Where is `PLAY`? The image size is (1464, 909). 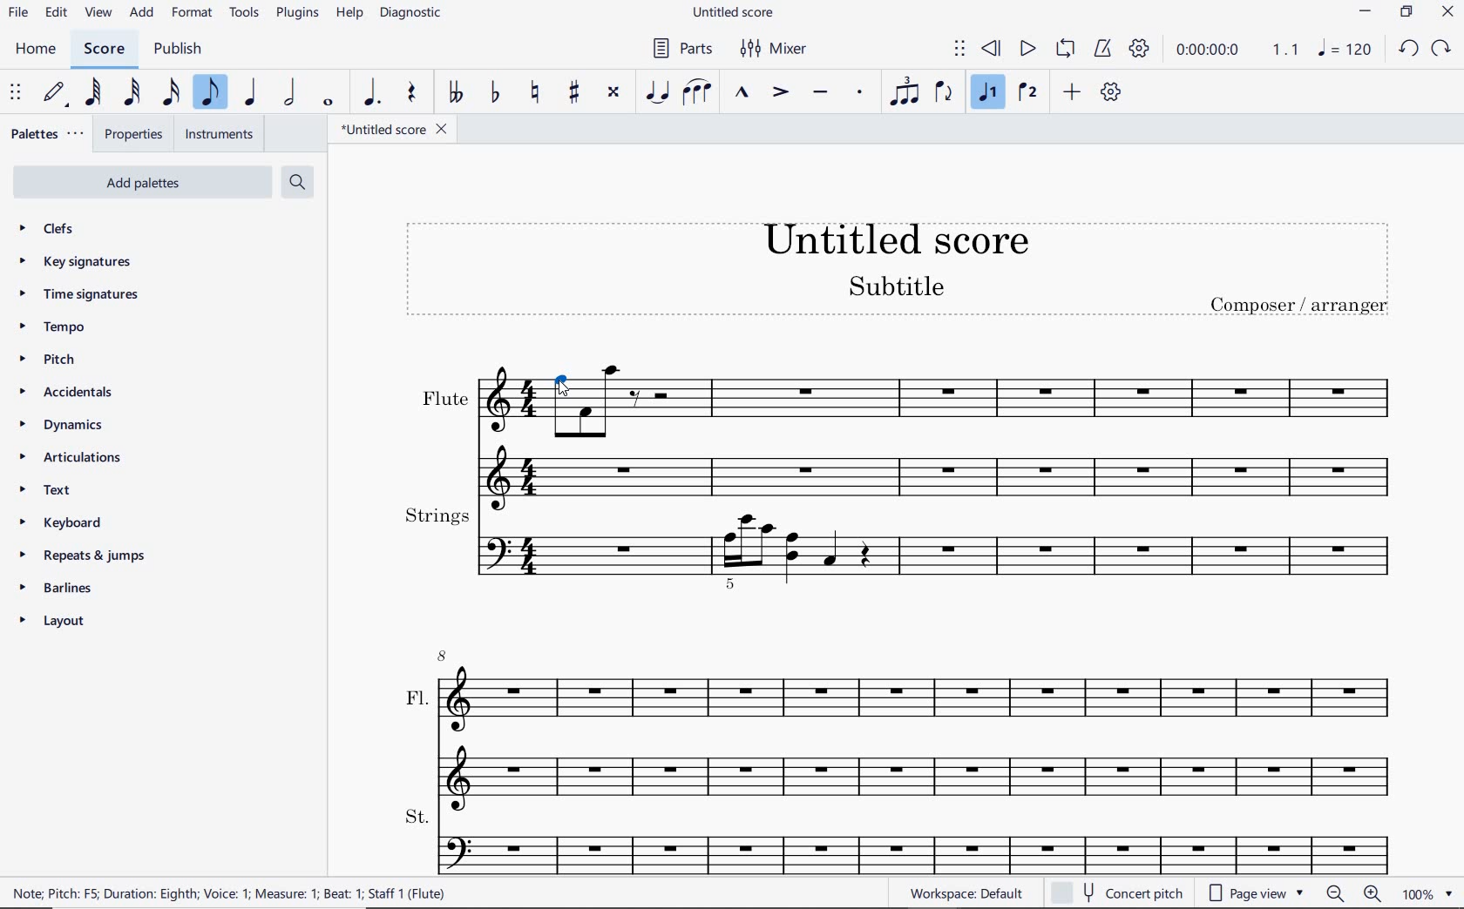 PLAY is located at coordinates (1027, 48).